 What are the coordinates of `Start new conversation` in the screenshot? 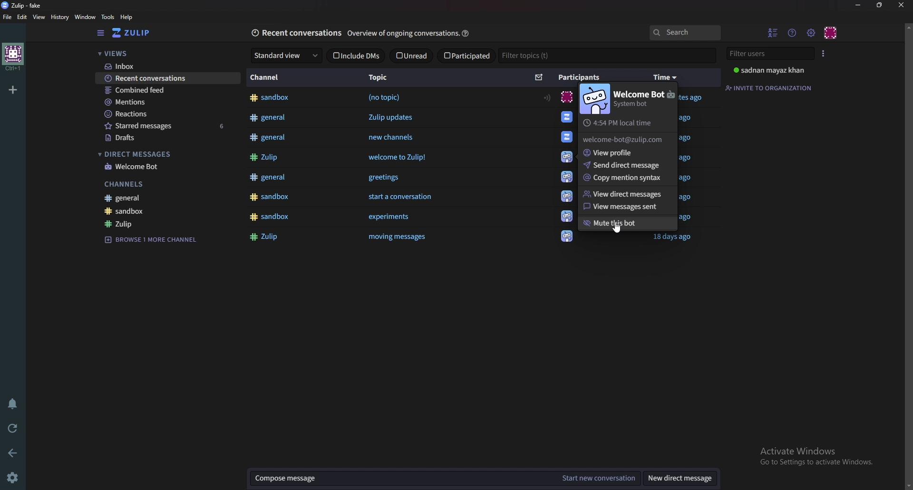 It's located at (602, 477).